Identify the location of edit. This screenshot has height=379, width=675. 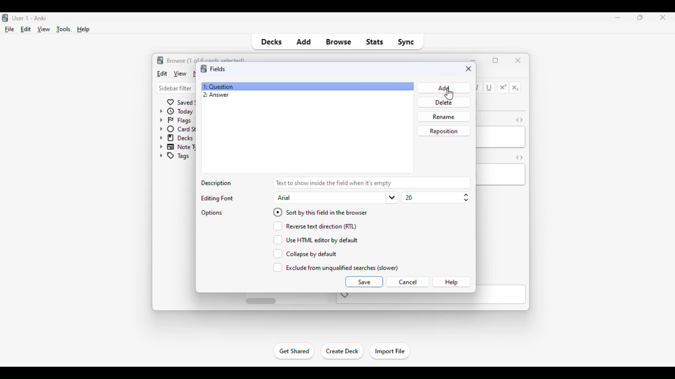
(26, 29).